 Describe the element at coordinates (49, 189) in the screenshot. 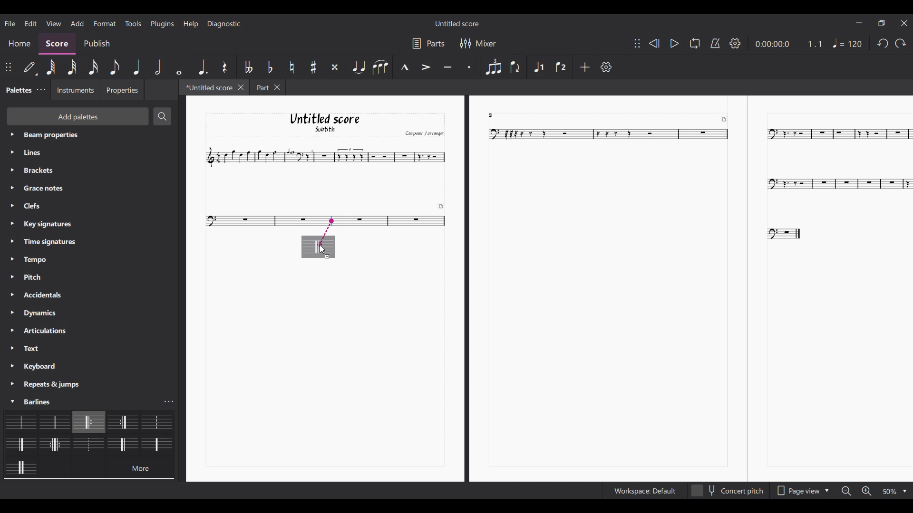

I see `Palette settings` at that location.